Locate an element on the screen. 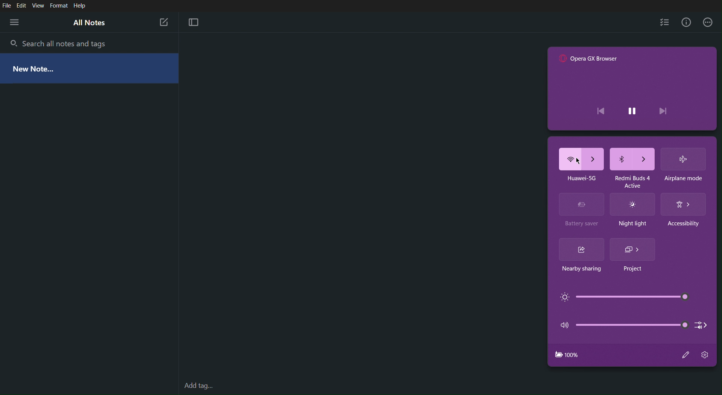 The width and height of the screenshot is (722, 395). Checklist is located at coordinates (664, 22).